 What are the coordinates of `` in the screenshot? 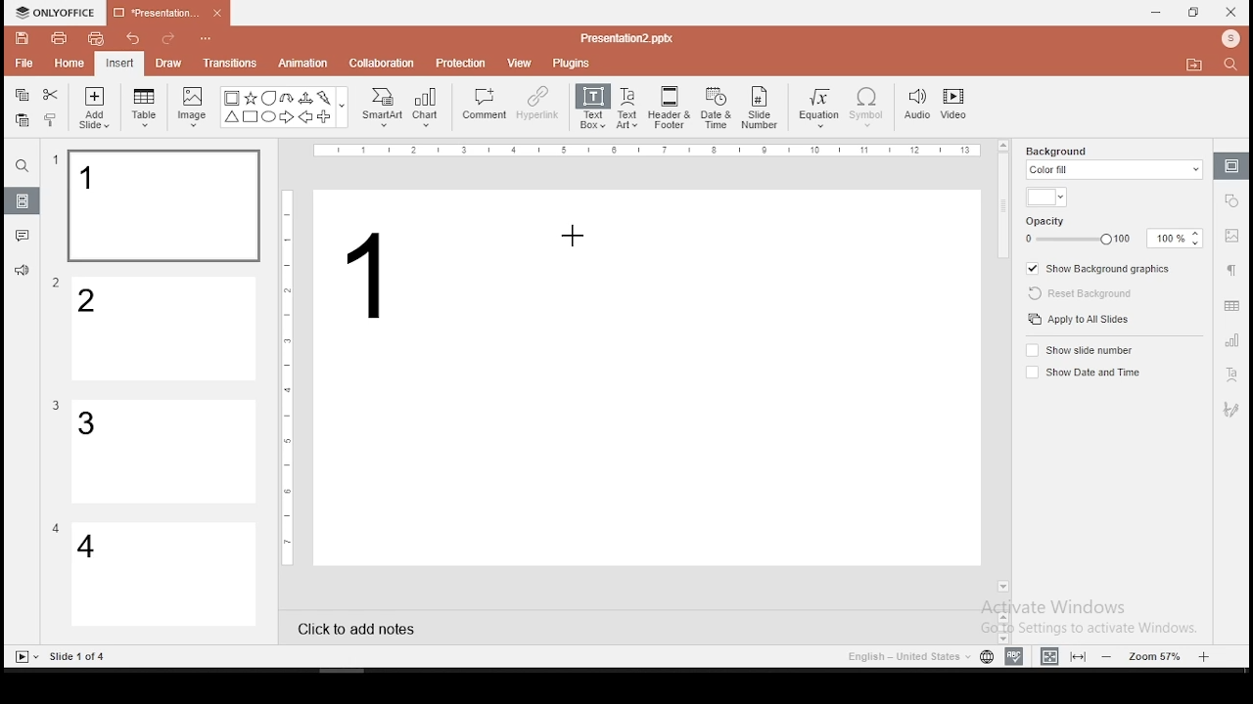 It's located at (56, 528).